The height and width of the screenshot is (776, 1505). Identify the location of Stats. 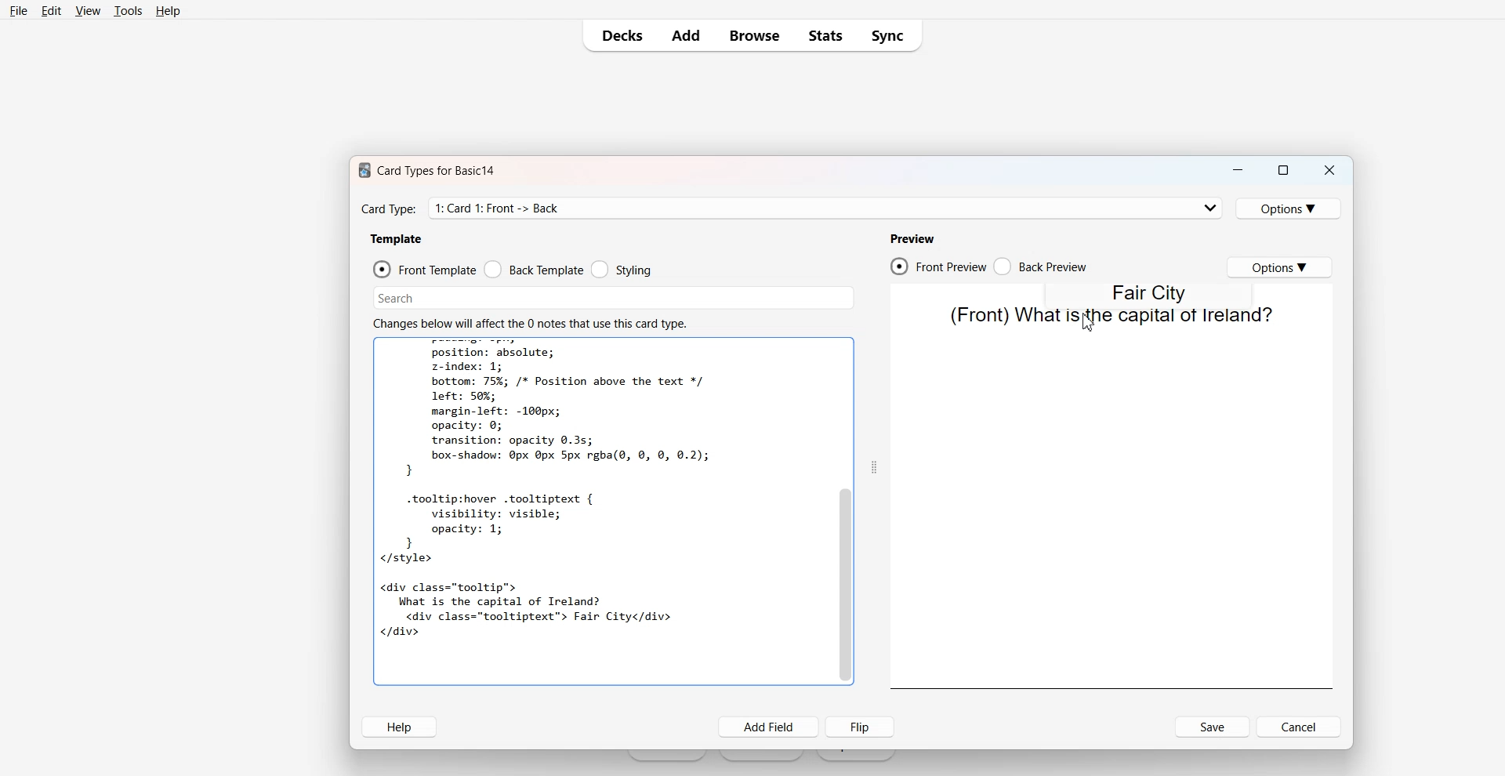
(825, 35).